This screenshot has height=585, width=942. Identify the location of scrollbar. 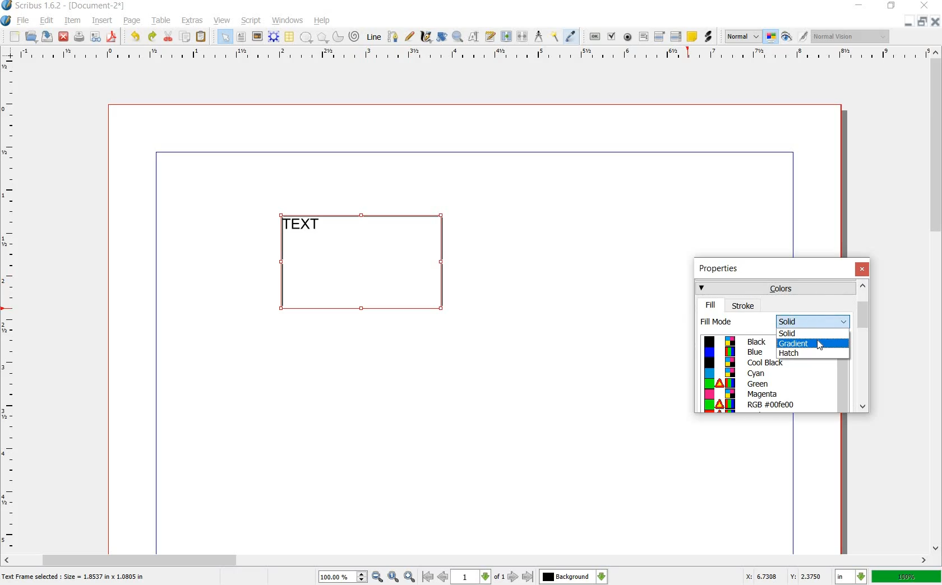
(843, 375).